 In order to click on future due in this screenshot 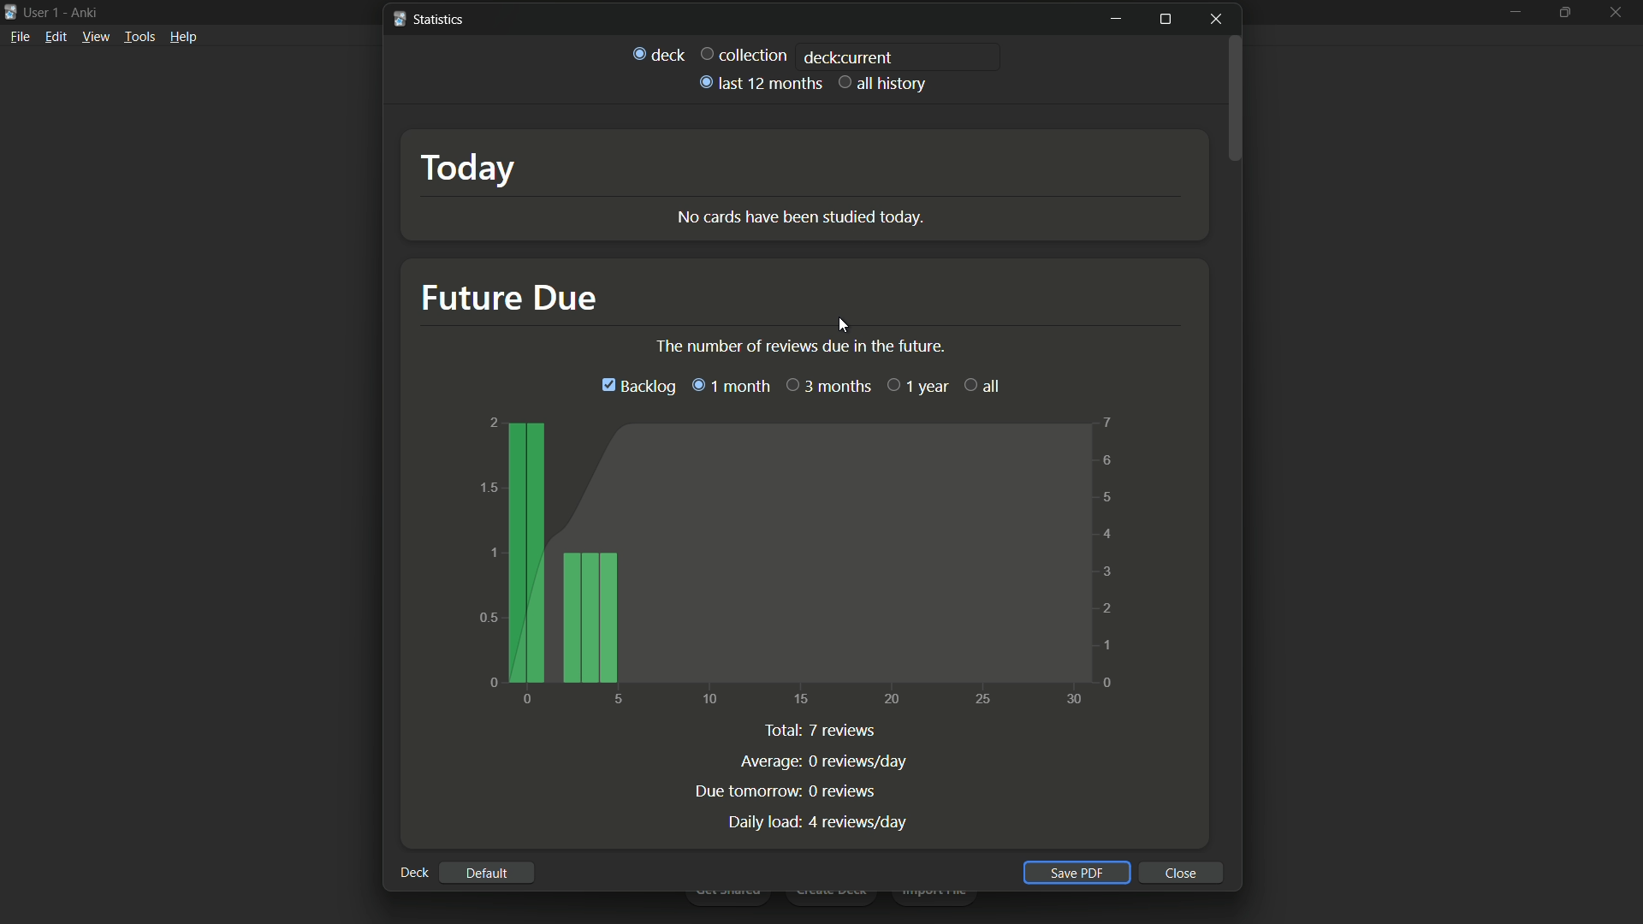, I will do `click(507, 298)`.